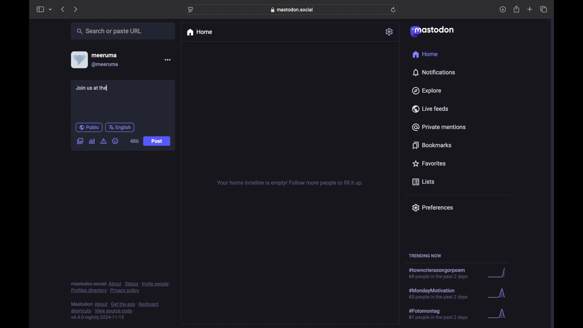  I want to click on footnote, so click(116, 311).